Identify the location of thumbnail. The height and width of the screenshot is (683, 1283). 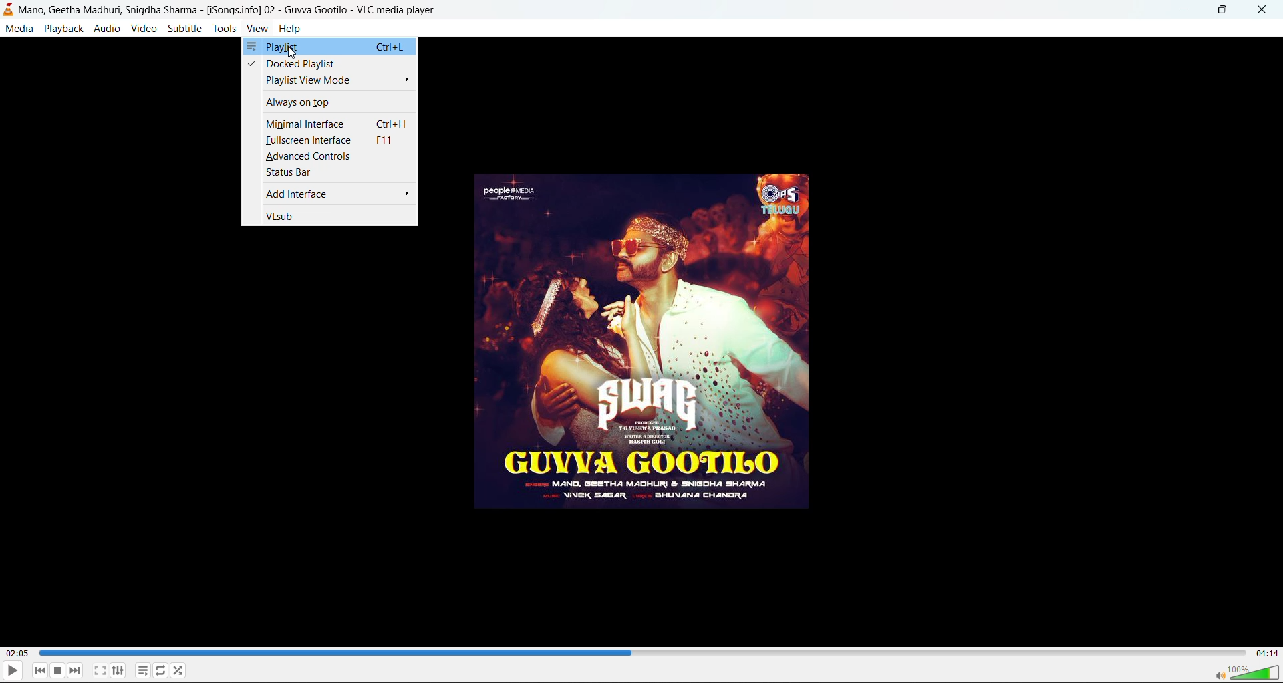
(646, 344).